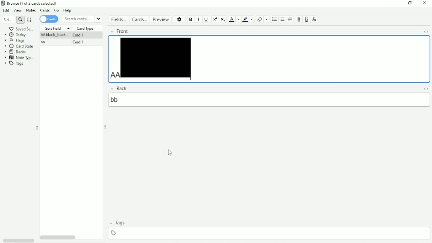 This screenshot has height=243, width=432. What do you see at coordinates (80, 43) in the screenshot?
I see `Card 1` at bounding box center [80, 43].